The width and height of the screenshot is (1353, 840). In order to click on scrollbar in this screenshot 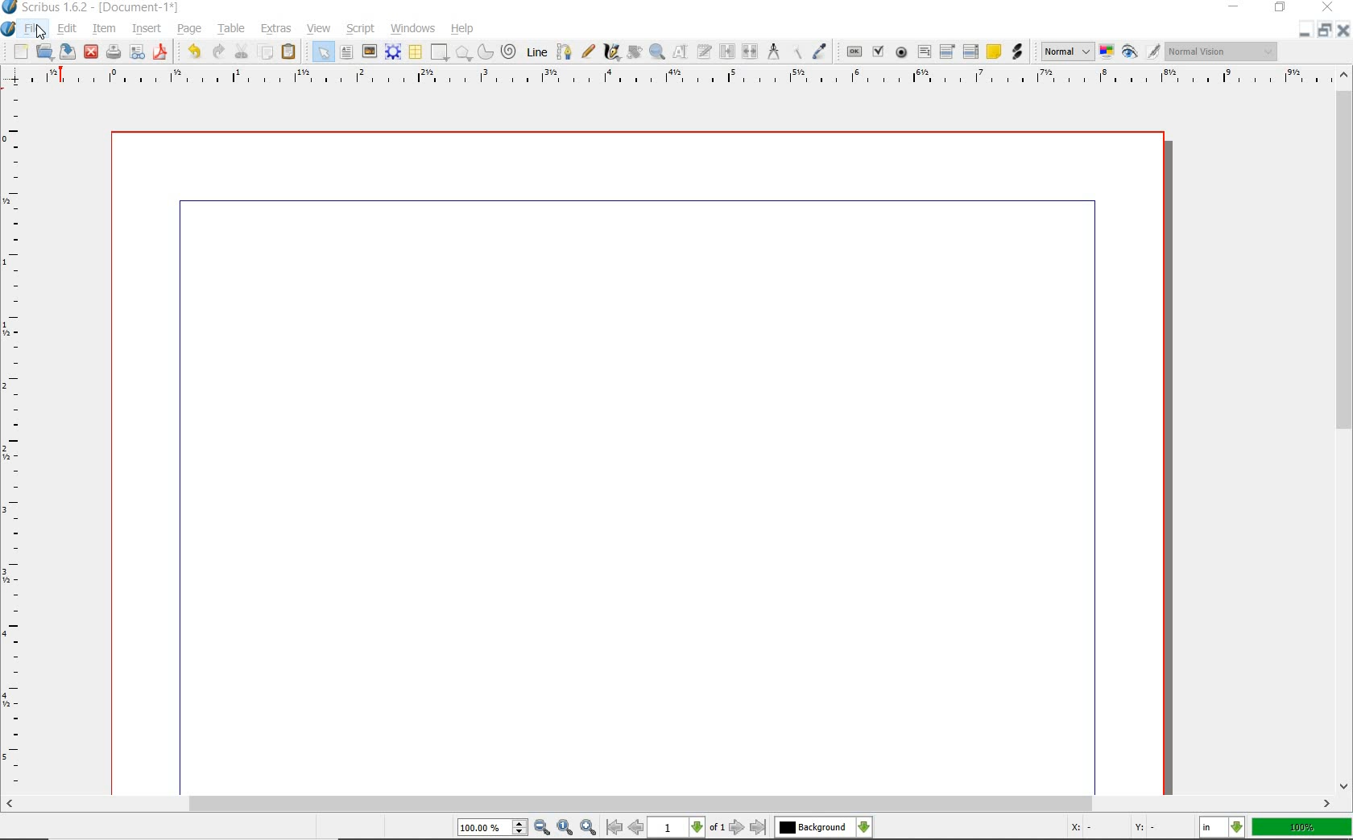, I will do `click(668, 804)`.